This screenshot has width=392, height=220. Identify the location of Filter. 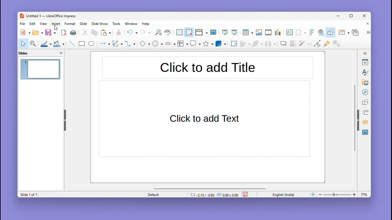
(304, 45).